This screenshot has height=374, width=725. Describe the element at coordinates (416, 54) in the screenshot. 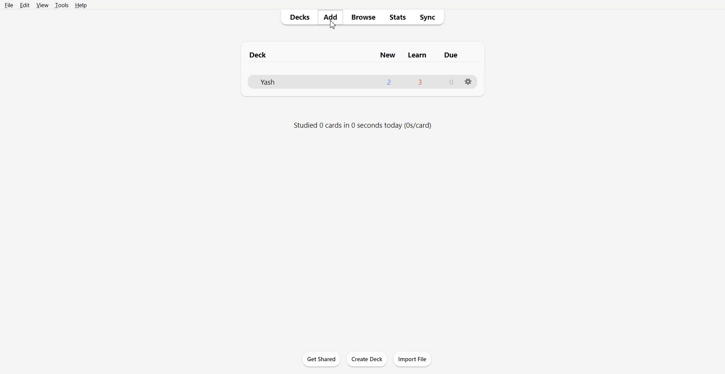

I see `Learn` at that location.